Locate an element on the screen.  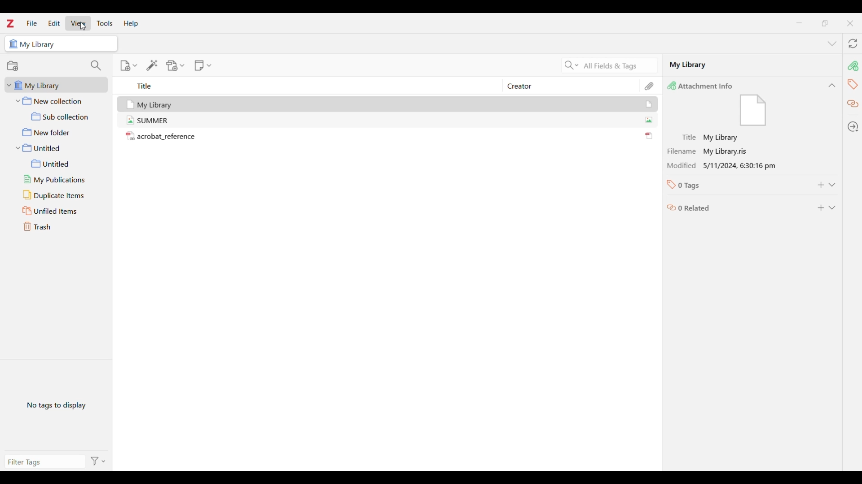
Attachments  is located at coordinates (649, 85).